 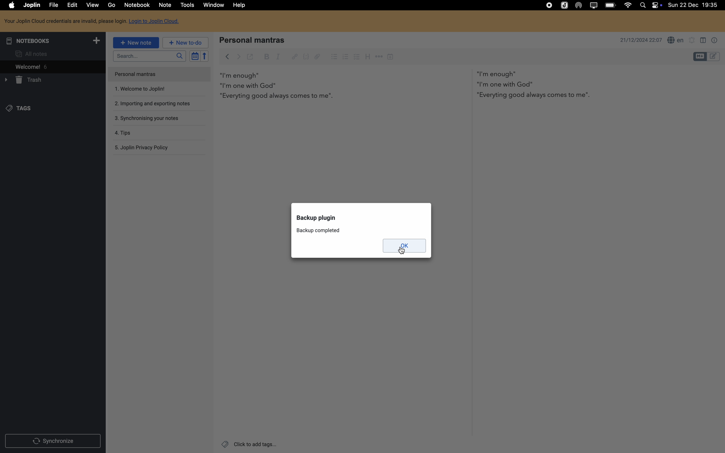 What do you see at coordinates (164, 5) in the screenshot?
I see `note` at bounding box center [164, 5].